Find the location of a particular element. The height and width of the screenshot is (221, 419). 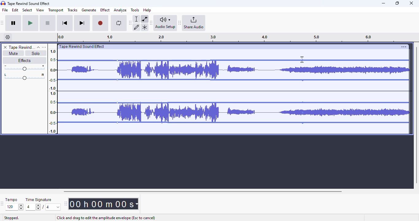

Control point is located at coordinates (303, 123).